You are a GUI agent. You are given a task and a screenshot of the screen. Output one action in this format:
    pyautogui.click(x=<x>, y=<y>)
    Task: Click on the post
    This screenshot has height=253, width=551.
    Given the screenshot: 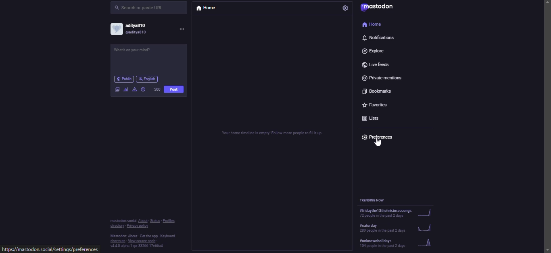 What is the action you would take?
    pyautogui.click(x=175, y=89)
    